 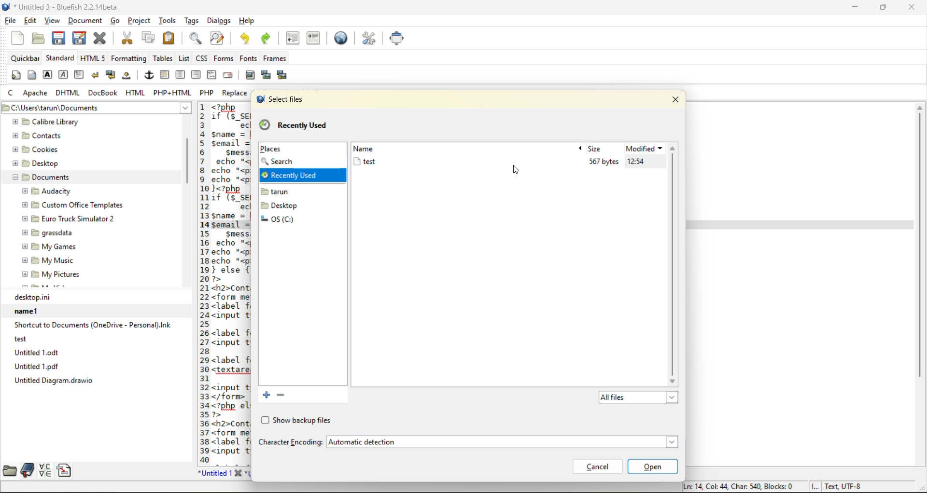 I want to click on docbook, so click(x=104, y=94).